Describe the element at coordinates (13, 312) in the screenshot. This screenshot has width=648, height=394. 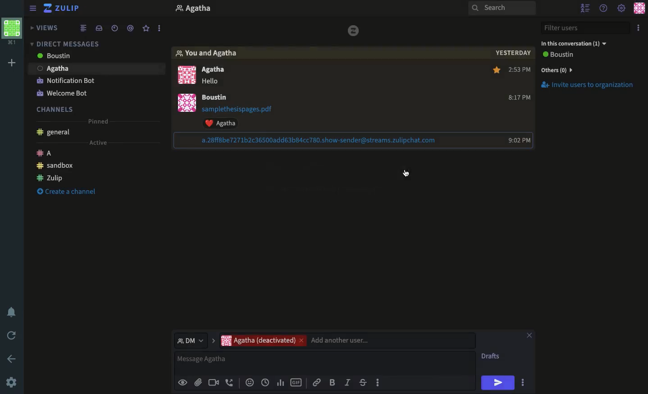
I see `Notification` at that location.